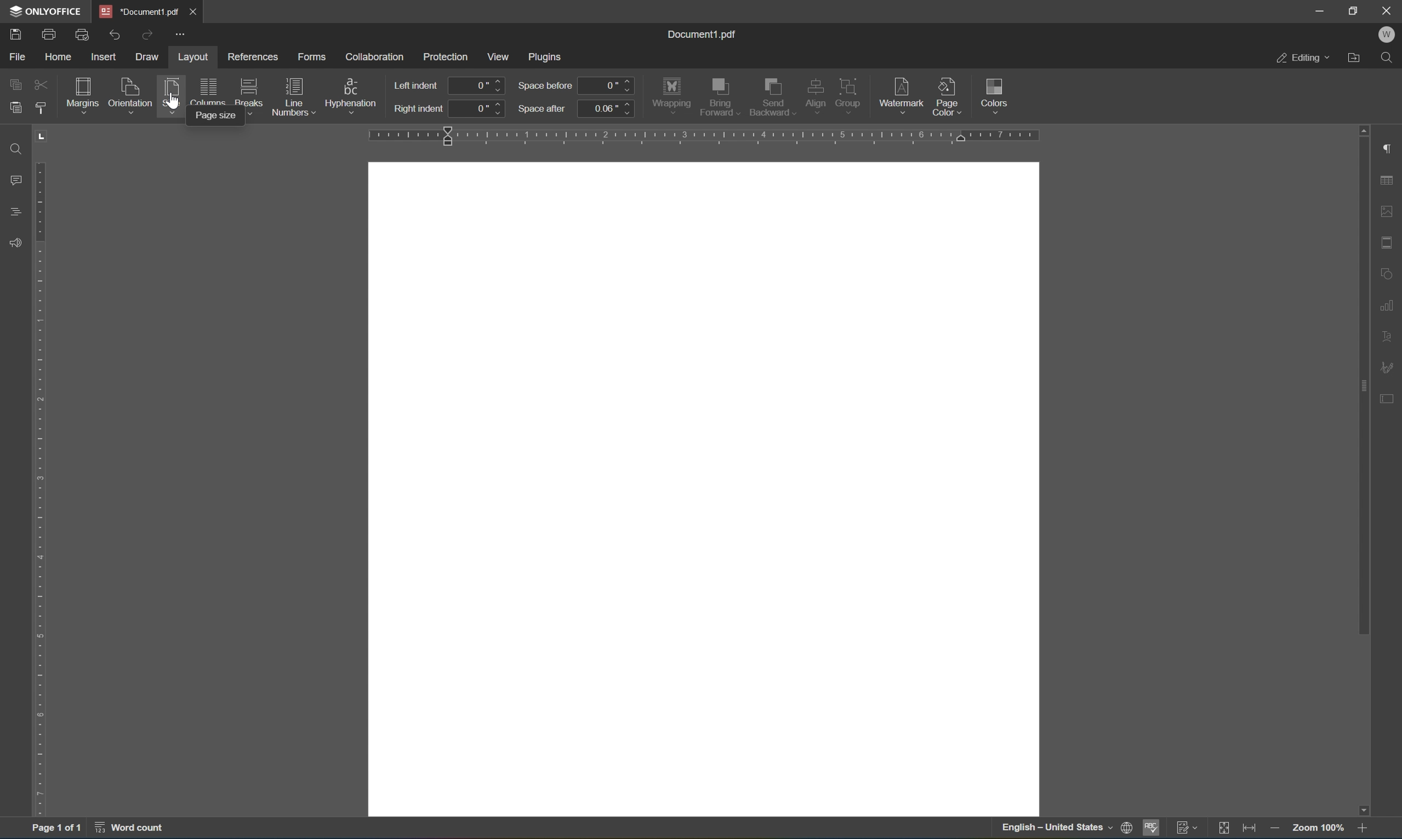 The image size is (1402, 839). What do you see at coordinates (15, 33) in the screenshot?
I see `save` at bounding box center [15, 33].